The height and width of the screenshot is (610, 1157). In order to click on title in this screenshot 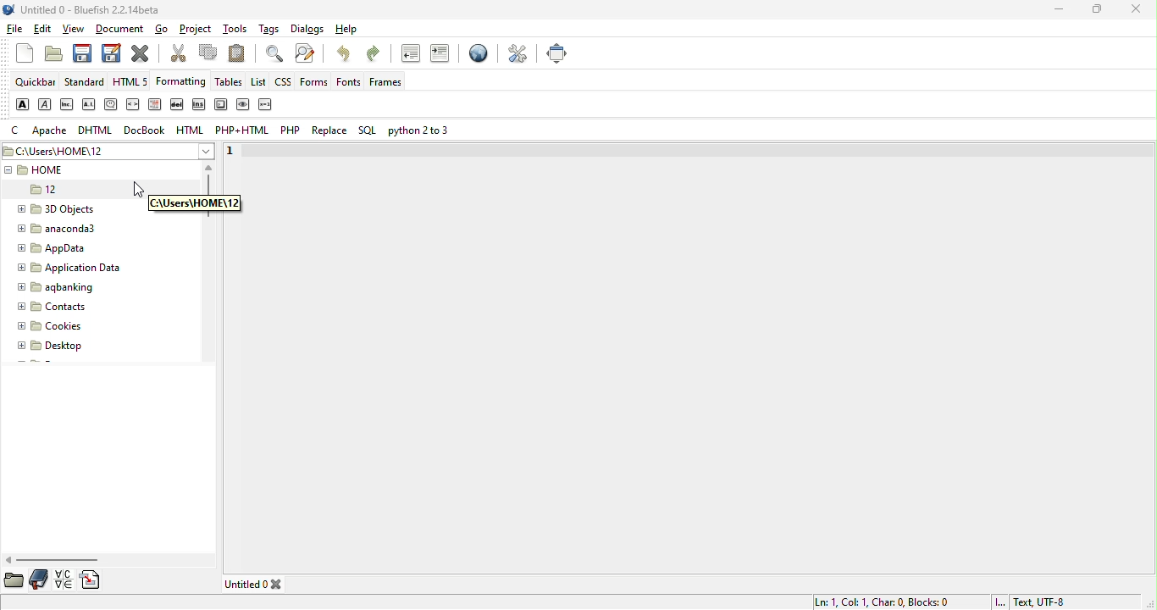, I will do `click(85, 13)`.